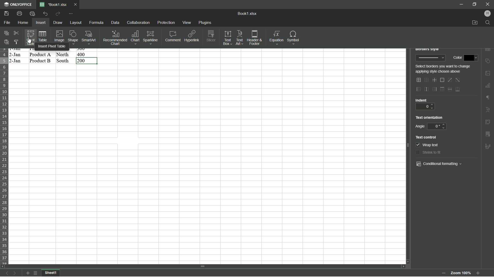  What do you see at coordinates (165, 23) in the screenshot?
I see `protection` at bounding box center [165, 23].